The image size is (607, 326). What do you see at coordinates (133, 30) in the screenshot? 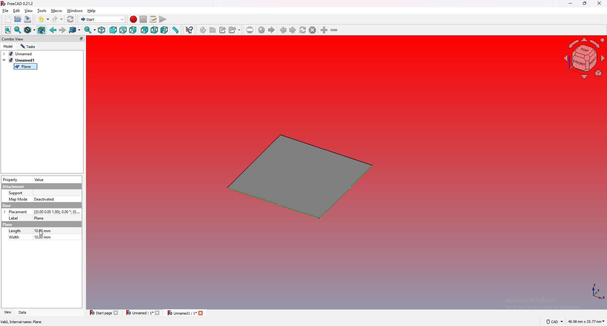
I see `right` at bounding box center [133, 30].